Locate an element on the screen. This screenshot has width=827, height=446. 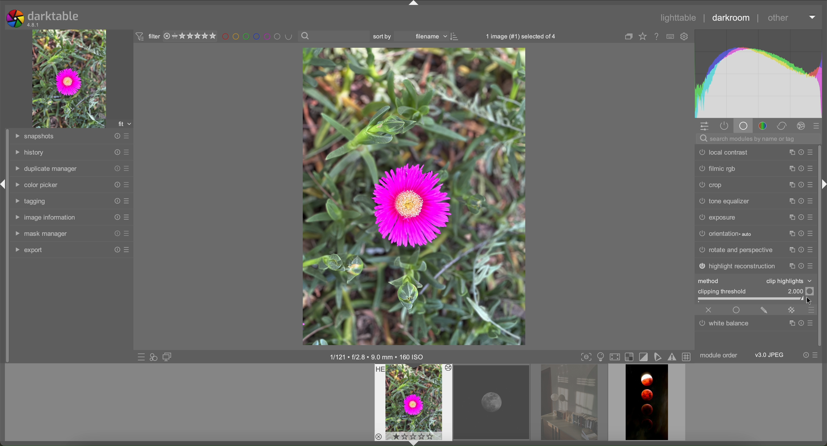
image information is located at coordinates (378, 357).